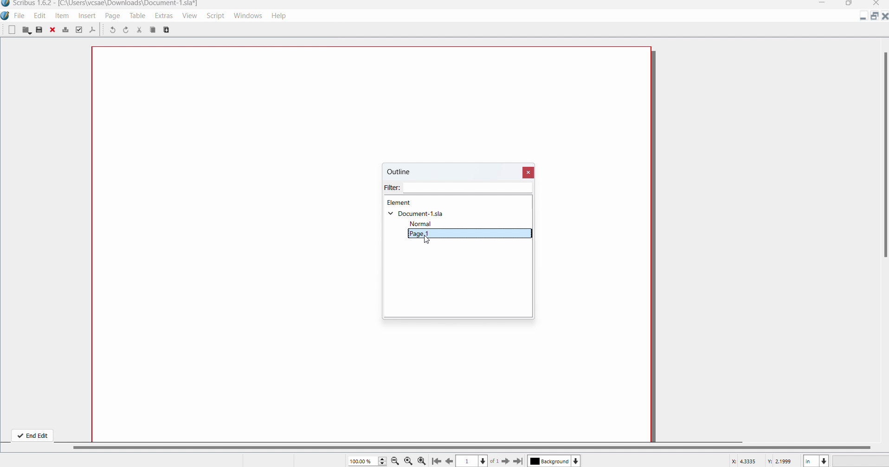 This screenshot has height=467, width=889. I want to click on , so click(53, 29).